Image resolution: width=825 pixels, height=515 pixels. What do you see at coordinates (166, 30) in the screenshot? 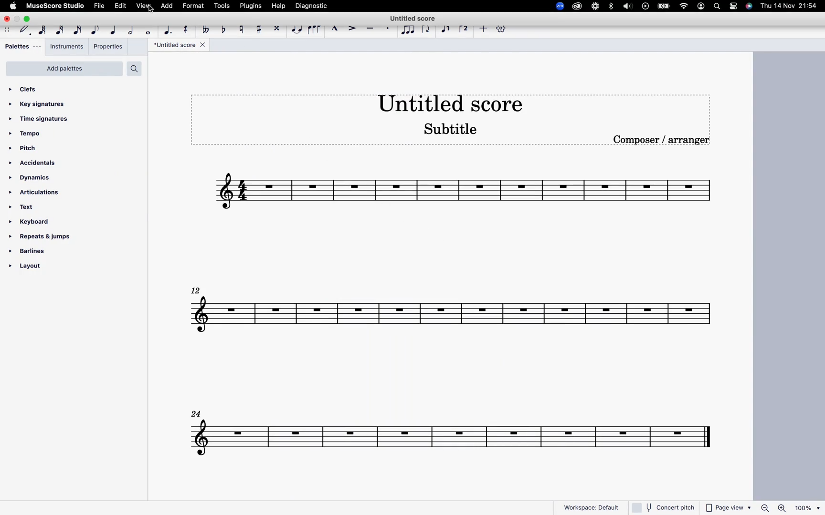
I see `augmentat` at bounding box center [166, 30].